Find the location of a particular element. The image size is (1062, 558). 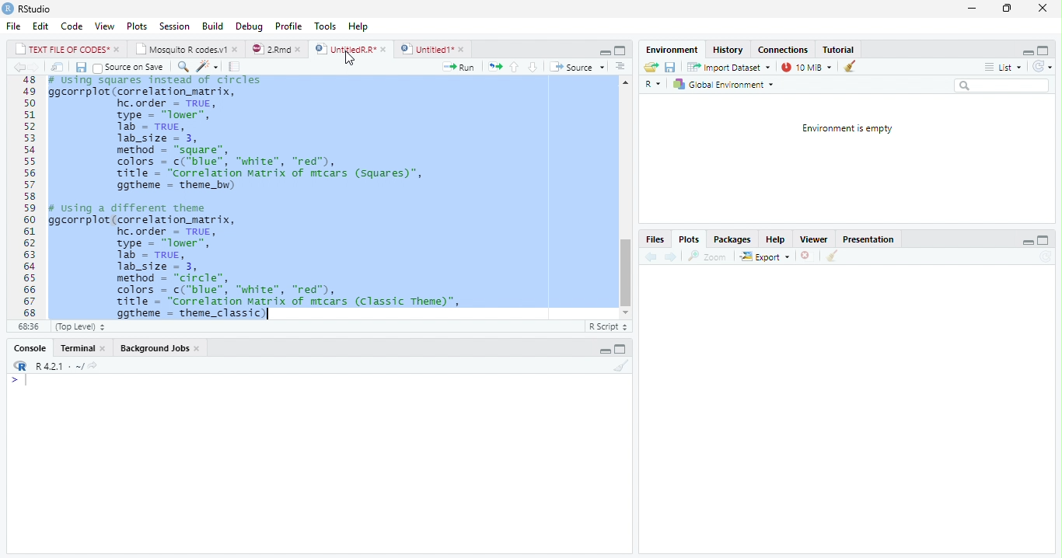

clear history is located at coordinates (848, 67).